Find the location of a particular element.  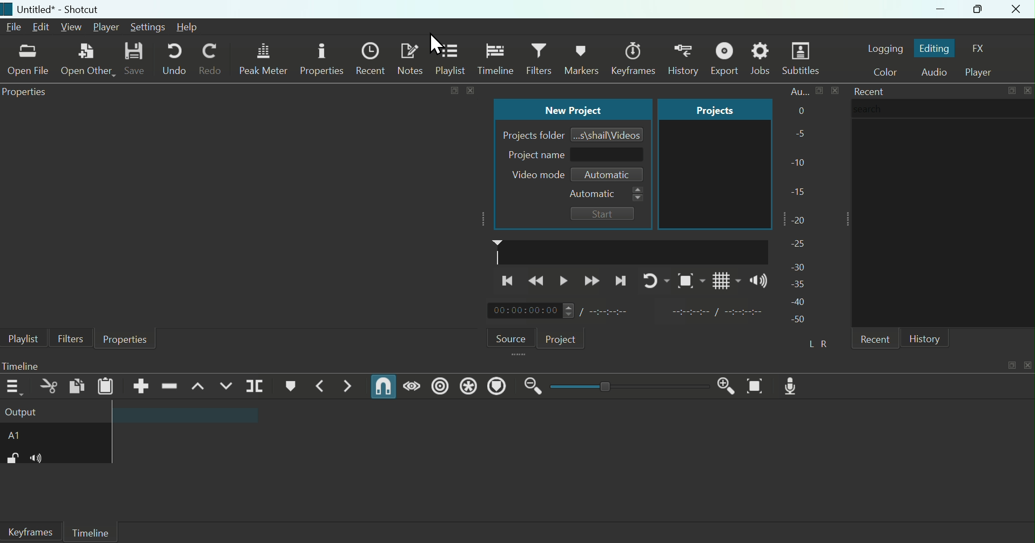

Next Marker is located at coordinates (348, 386).